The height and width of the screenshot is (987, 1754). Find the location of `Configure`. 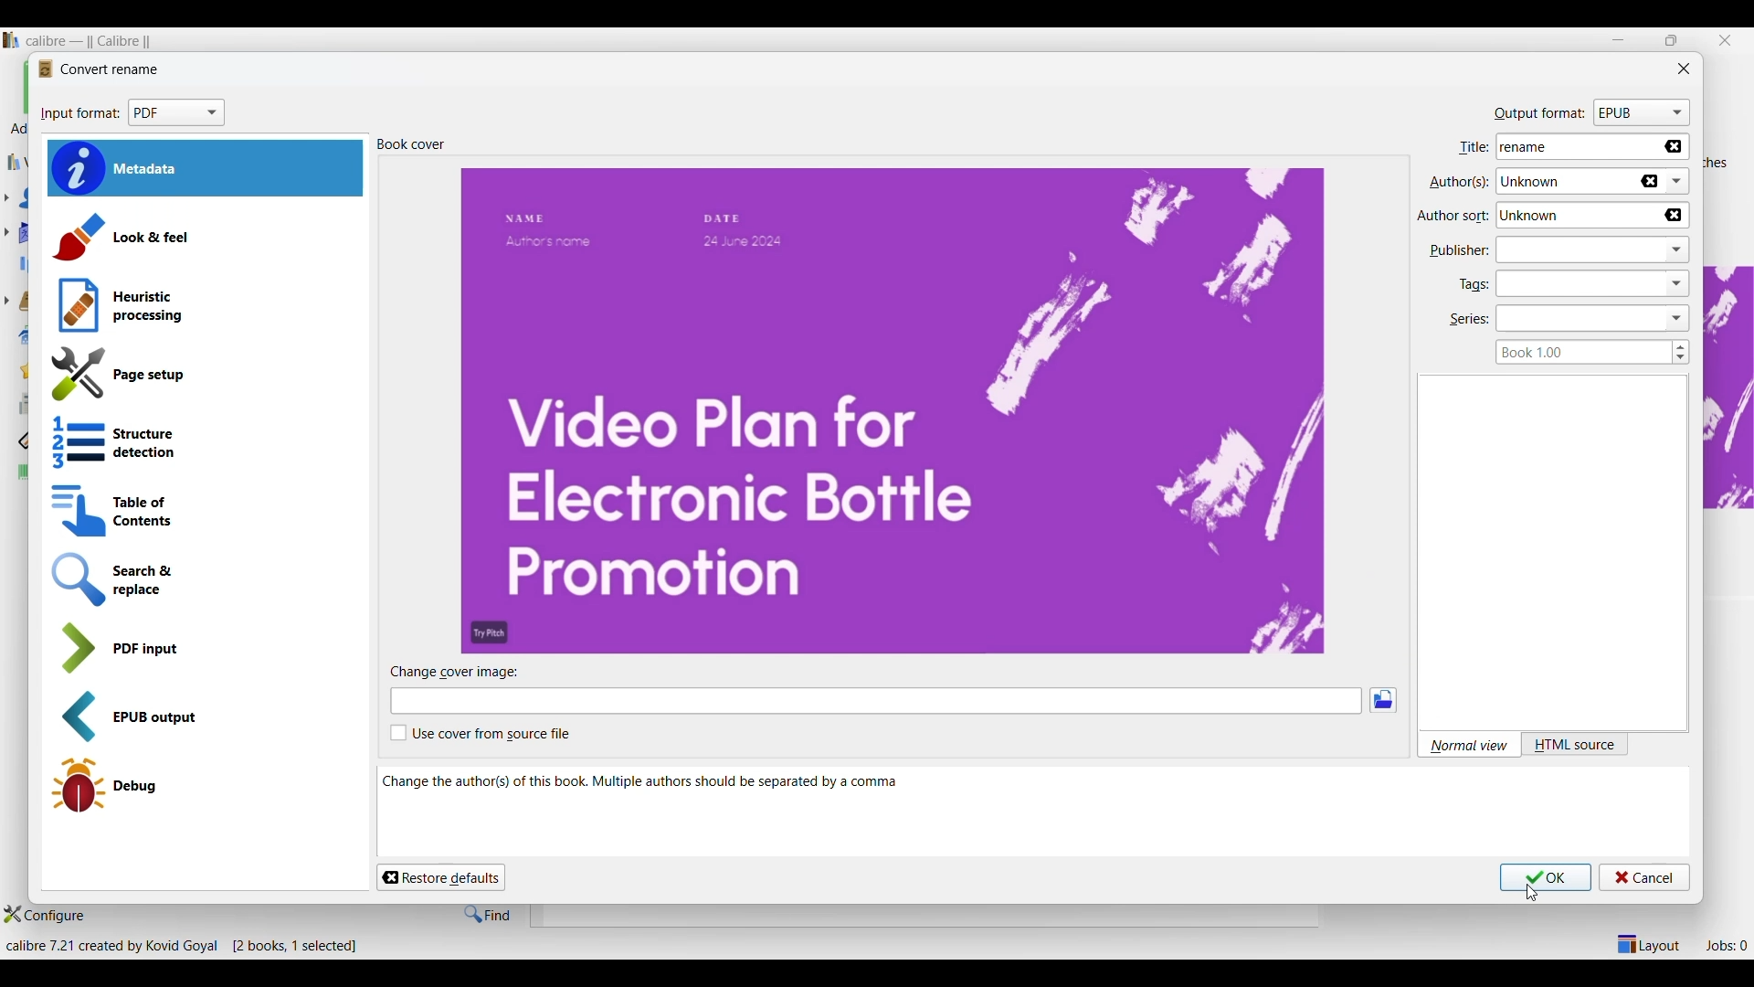

Configure is located at coordinates (45, 915).